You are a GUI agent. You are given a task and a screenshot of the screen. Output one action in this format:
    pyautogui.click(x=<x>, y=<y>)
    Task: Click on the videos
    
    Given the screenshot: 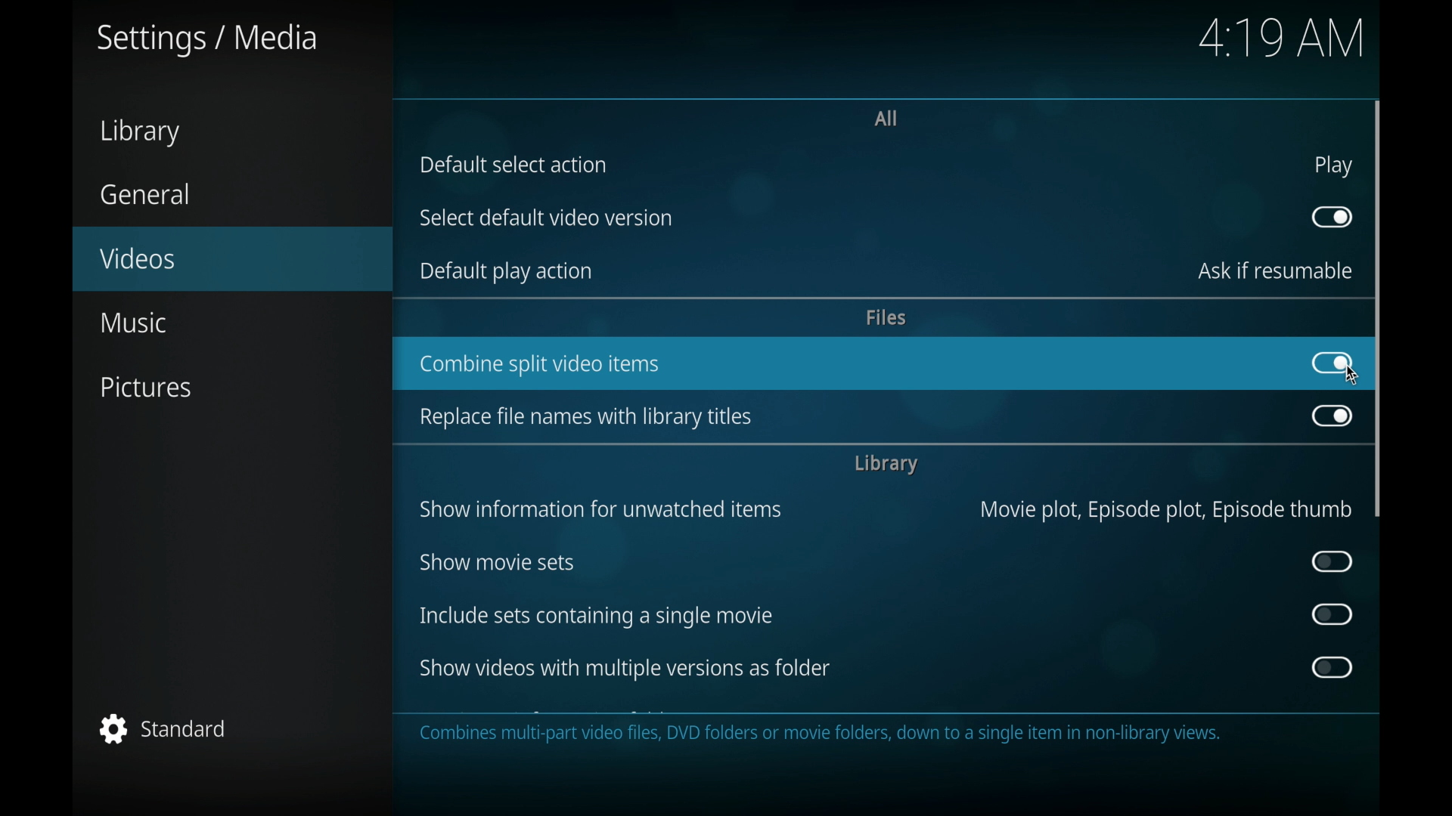 What is the action you would take?
    pyautogui.click(x=232, y=259)
    